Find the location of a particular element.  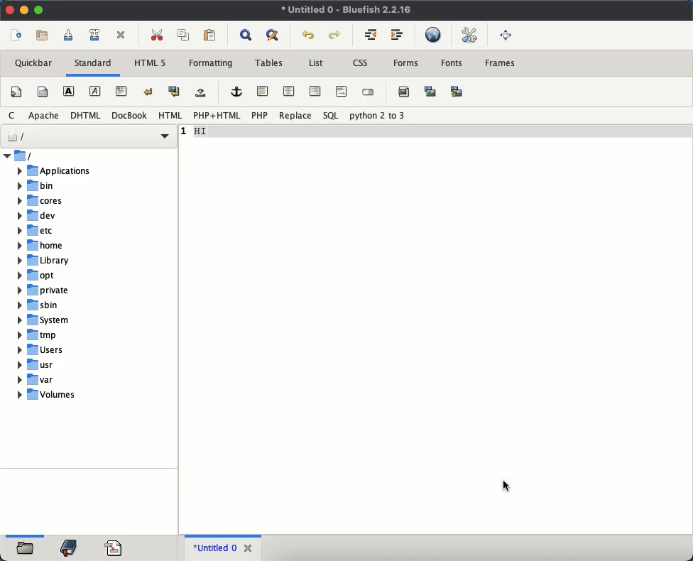

new file is located at coordinates (18, 36).